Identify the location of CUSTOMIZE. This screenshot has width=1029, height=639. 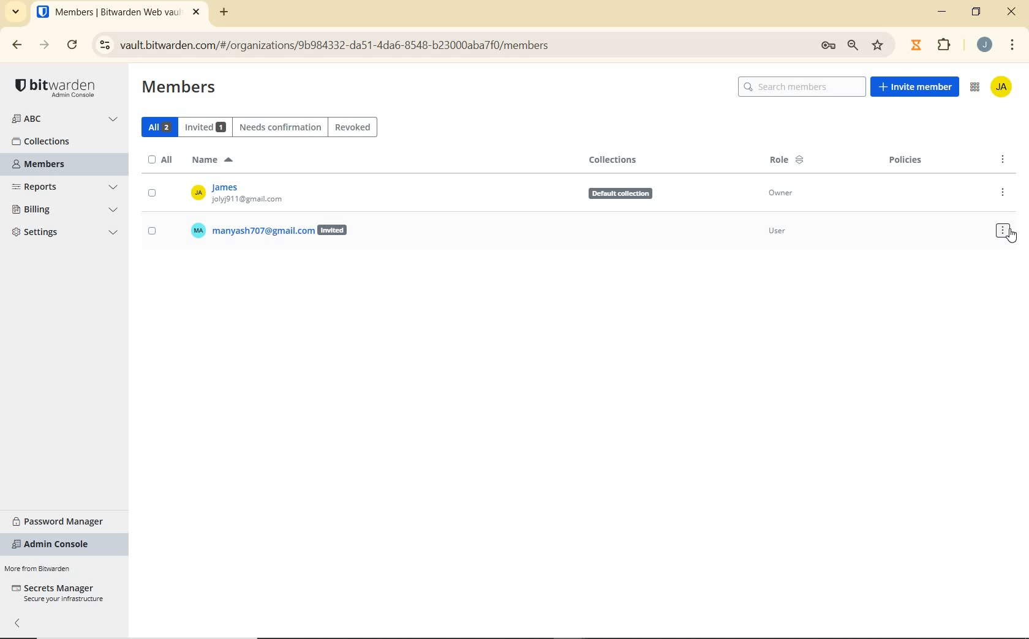
(1013, 45).